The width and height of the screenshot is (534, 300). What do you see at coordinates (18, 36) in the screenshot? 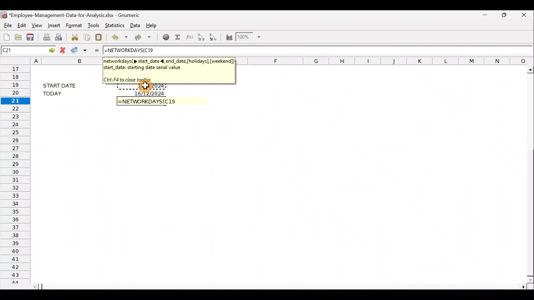
I see `Open a file` at bounding box center [18, 36].